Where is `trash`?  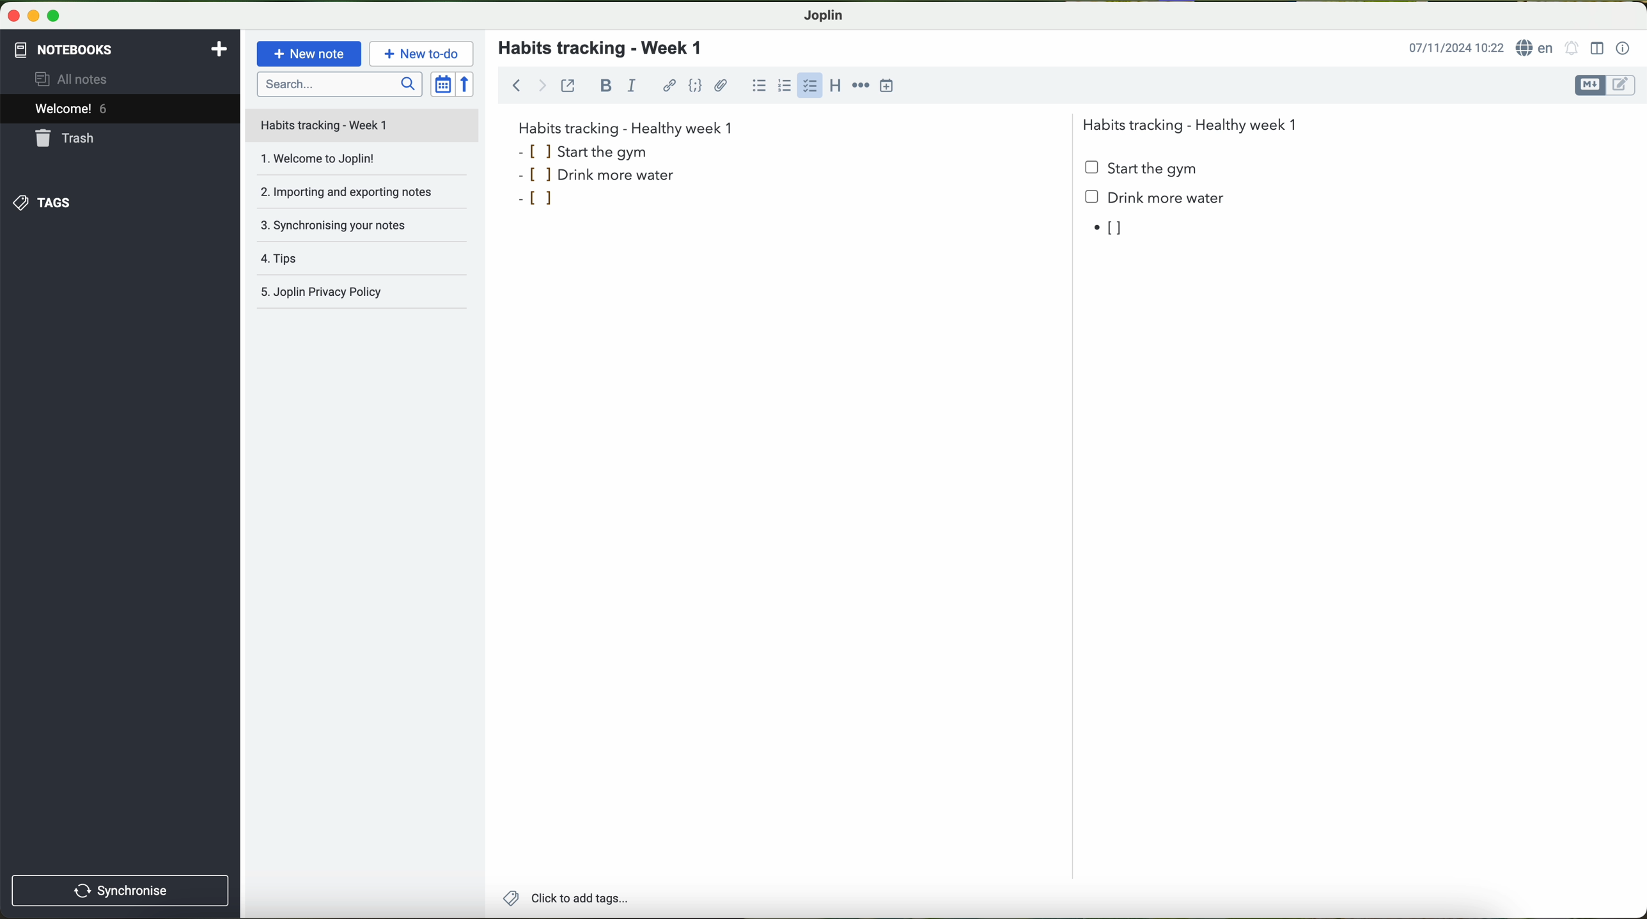 trash is located at coordinates (67, 138).